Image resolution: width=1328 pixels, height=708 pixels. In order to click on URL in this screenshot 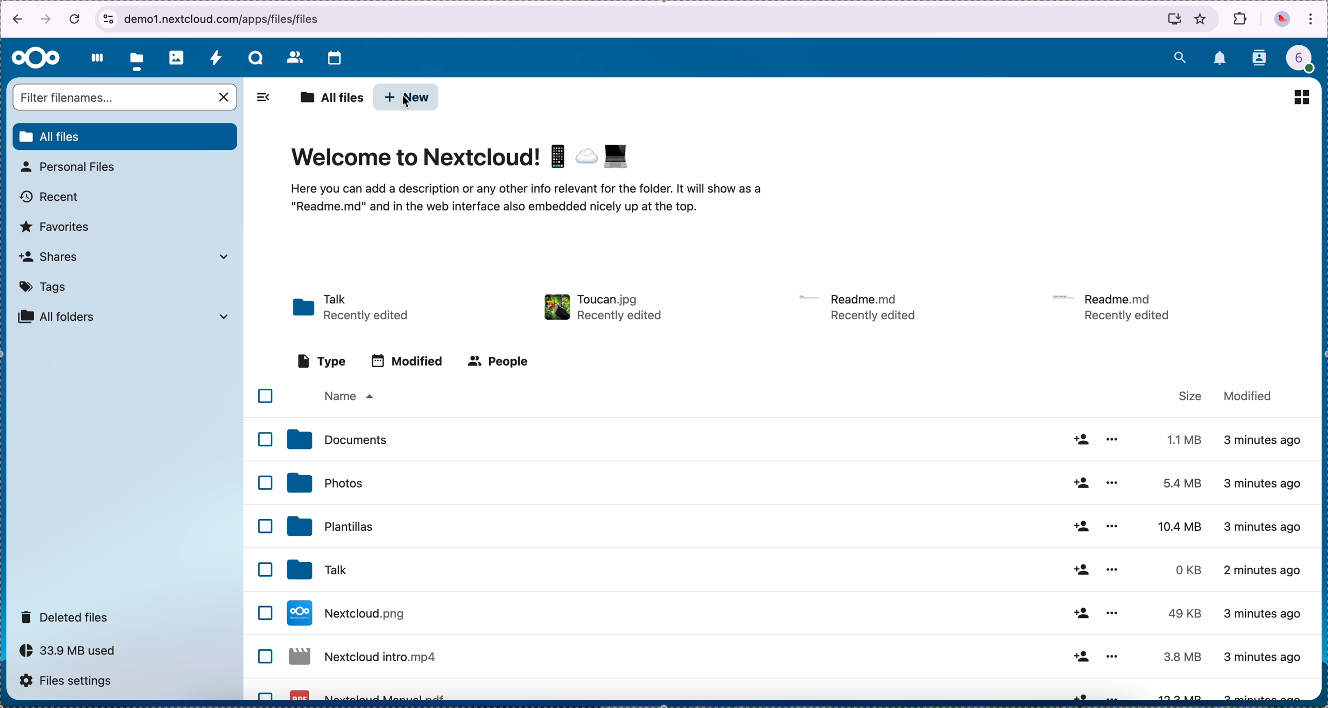, I will do `click(218, 19)`.